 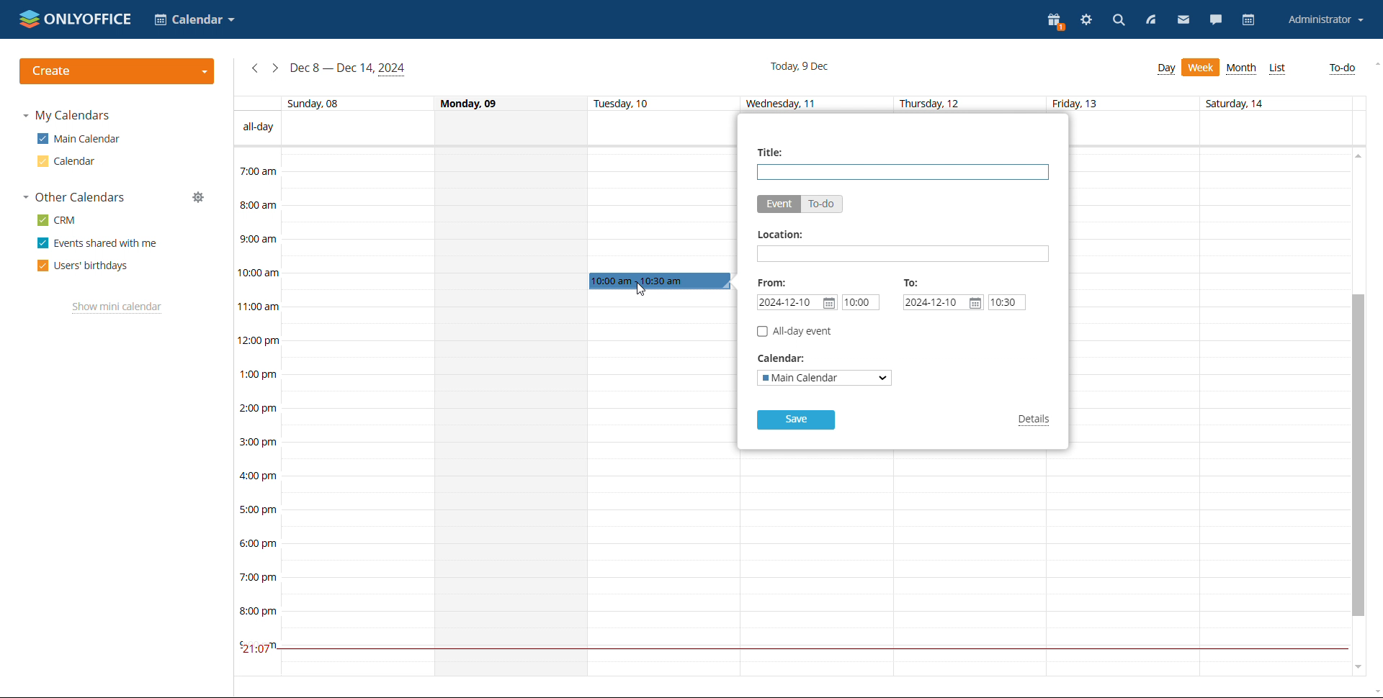 I want to click on details, so click(x=1036, y=421).